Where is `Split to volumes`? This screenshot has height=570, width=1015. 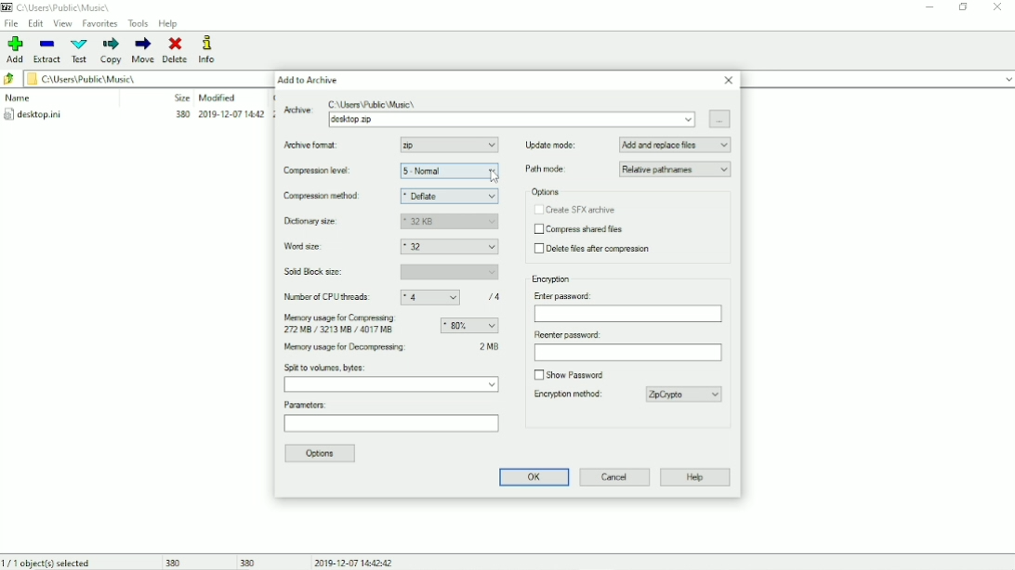 Split to volumes is located at coordinates (392, 379).